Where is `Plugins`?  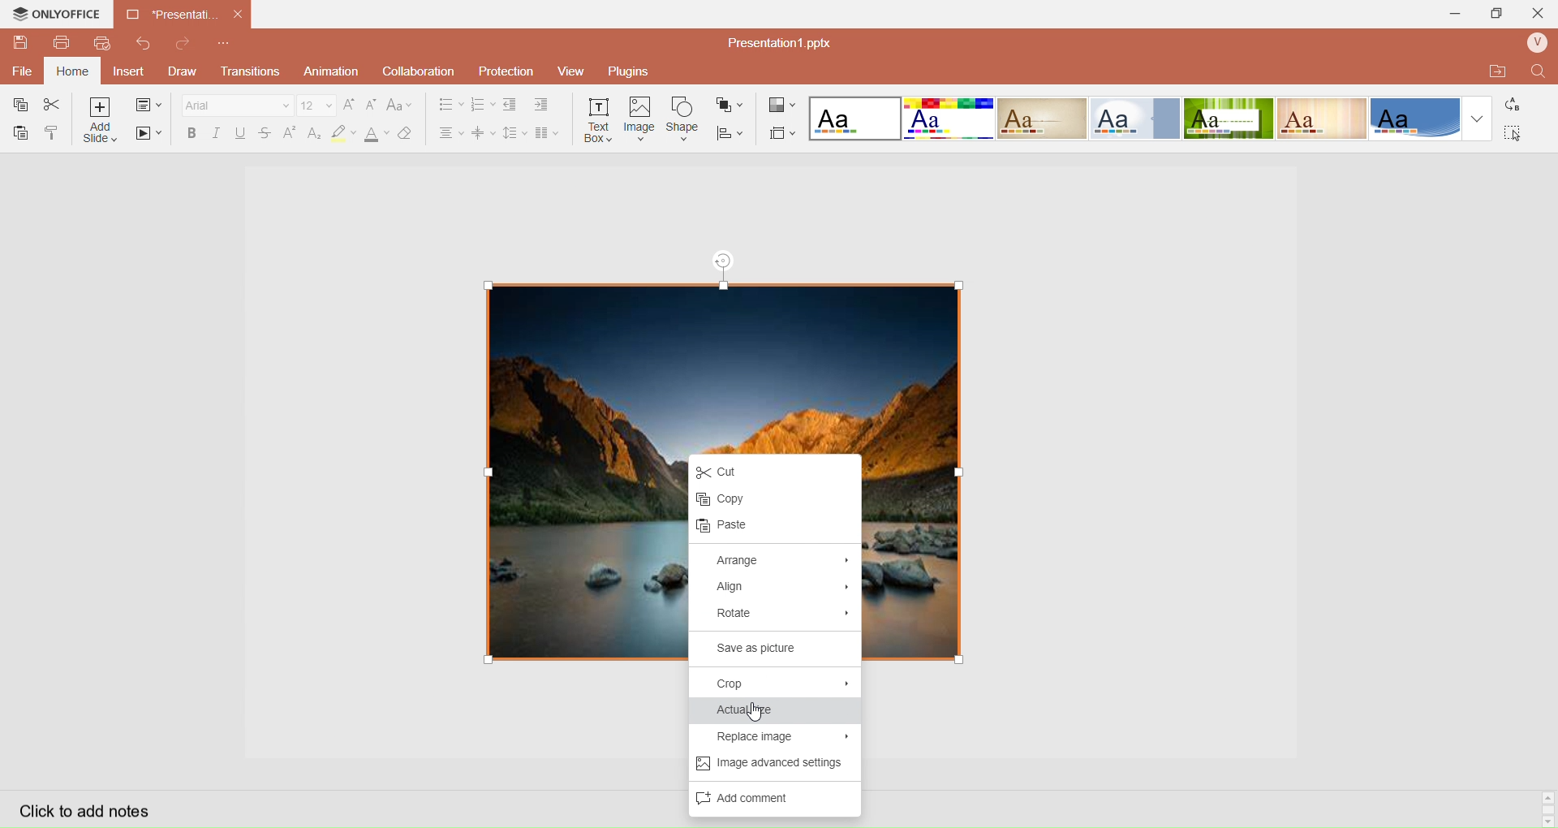
Plugins is located at coordinates (631, 71).